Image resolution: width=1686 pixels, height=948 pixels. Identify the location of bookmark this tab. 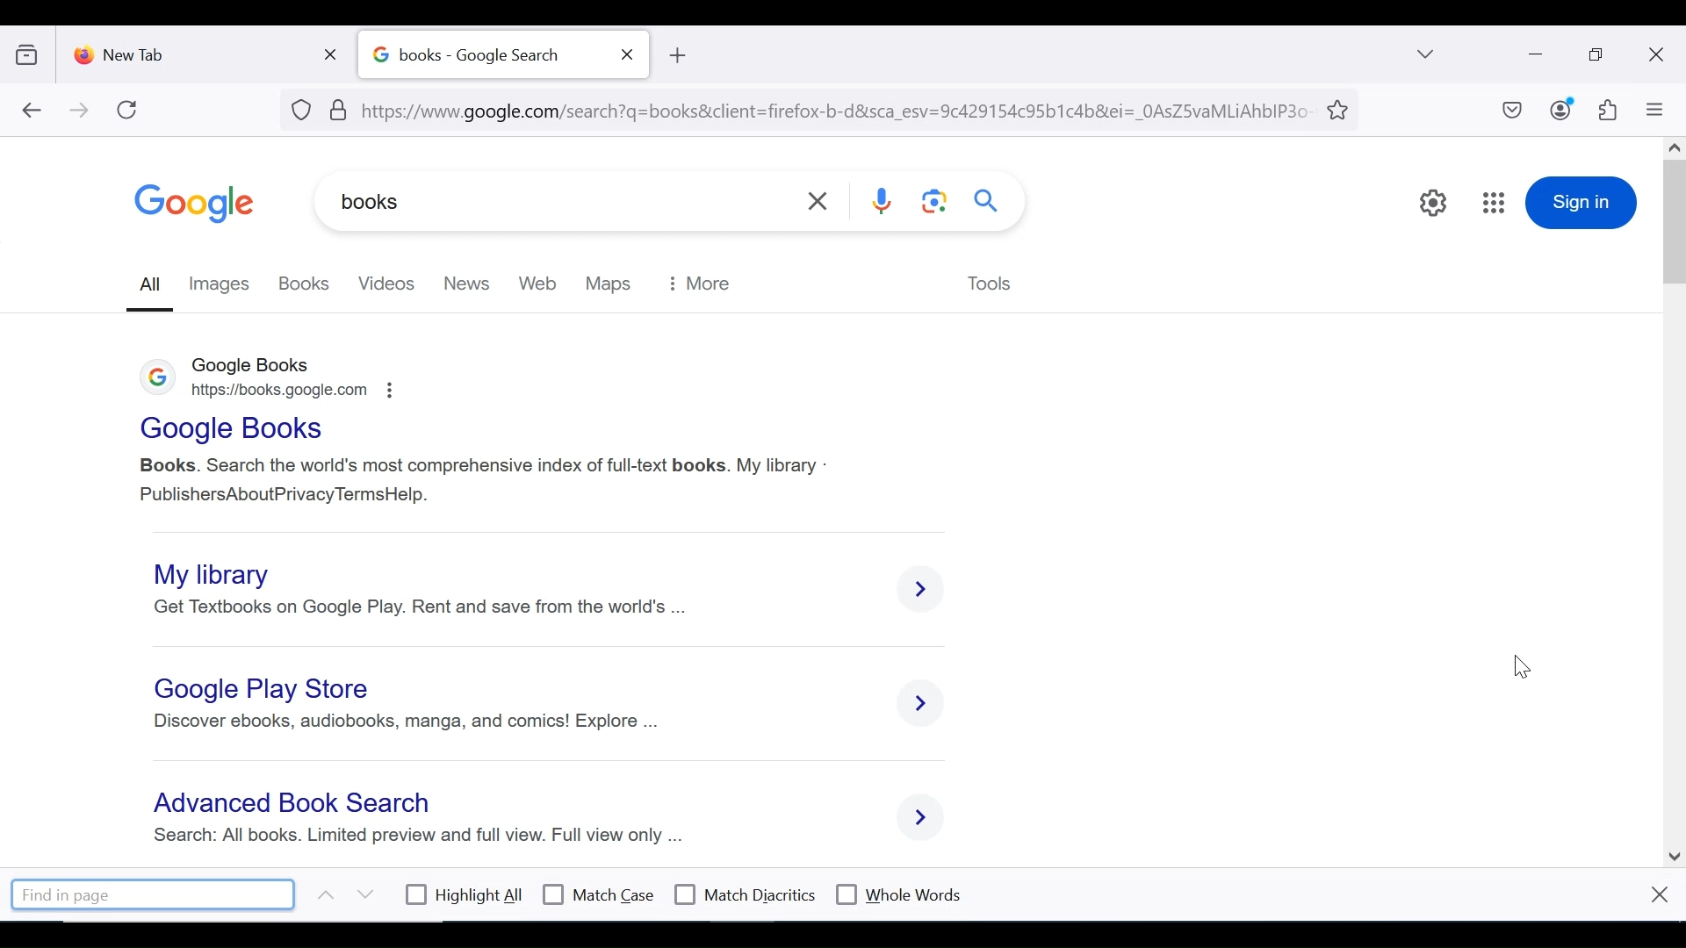
(1341, 108).